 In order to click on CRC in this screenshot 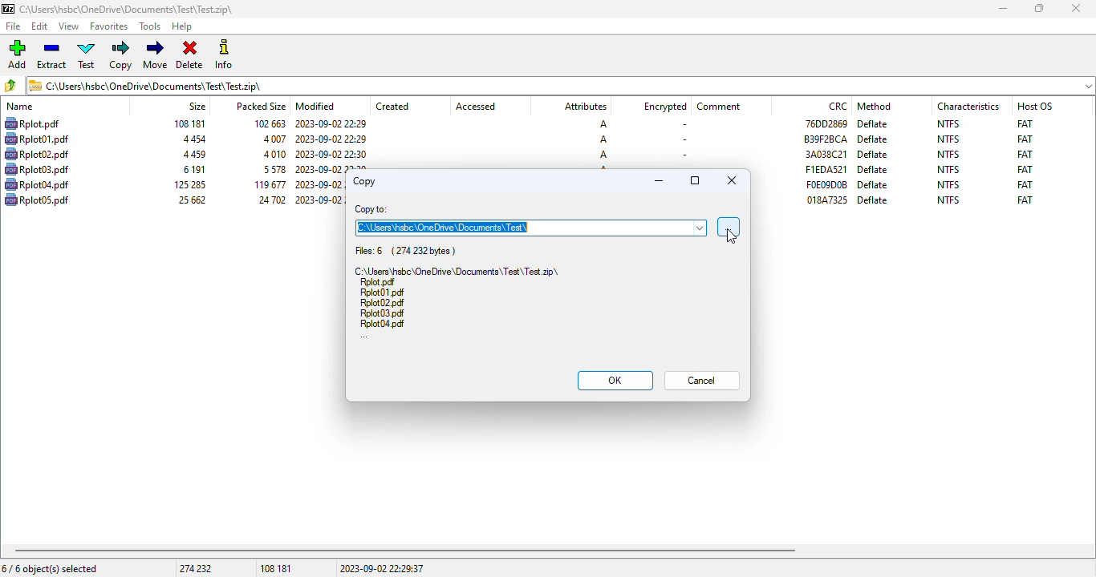, I will do `click(826, 169)`.